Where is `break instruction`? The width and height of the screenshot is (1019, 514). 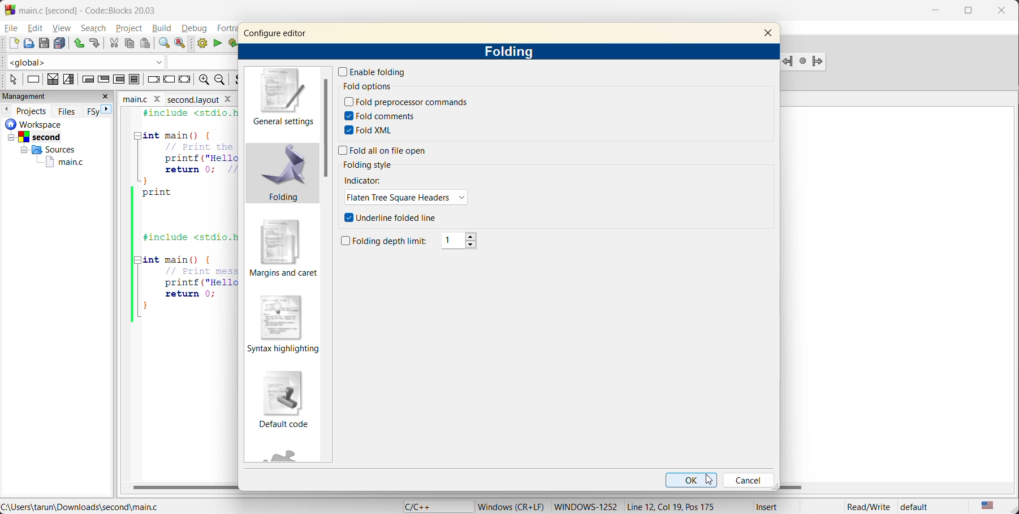 break instruction is located at coordinates (153, 80).